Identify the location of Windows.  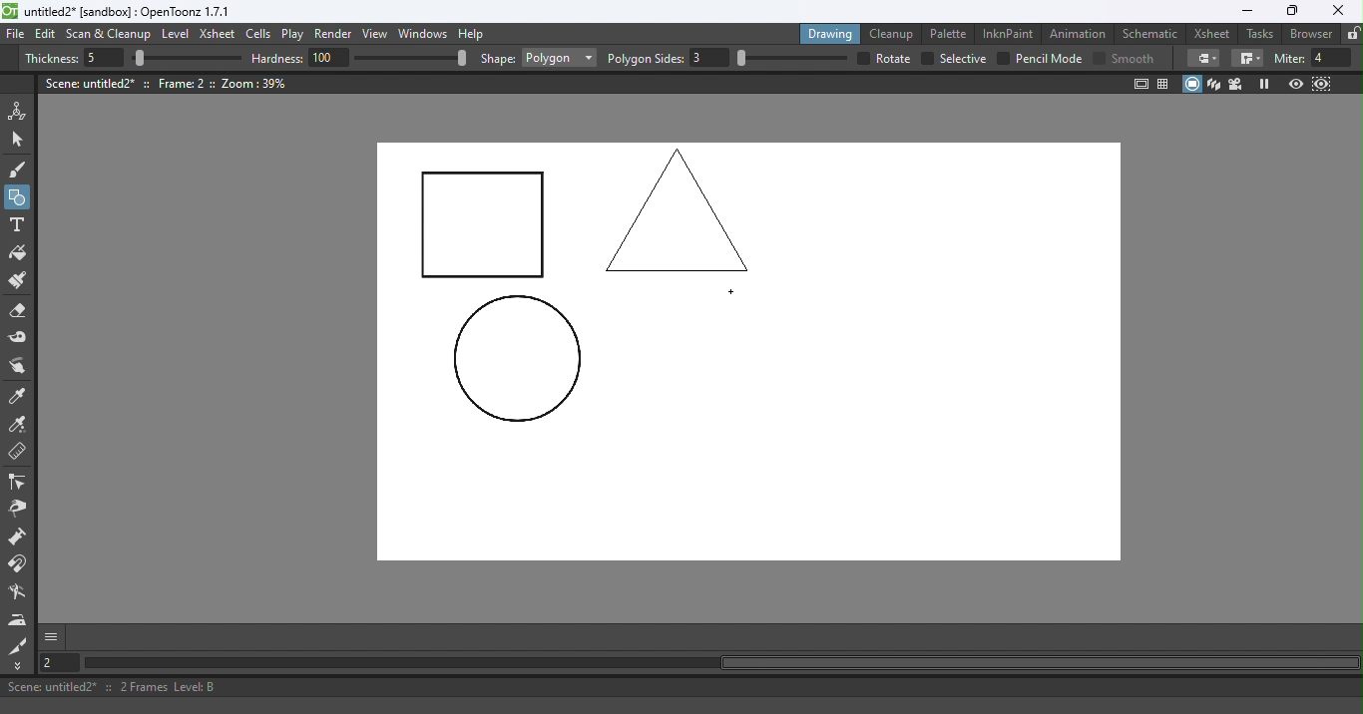
(424, 35).